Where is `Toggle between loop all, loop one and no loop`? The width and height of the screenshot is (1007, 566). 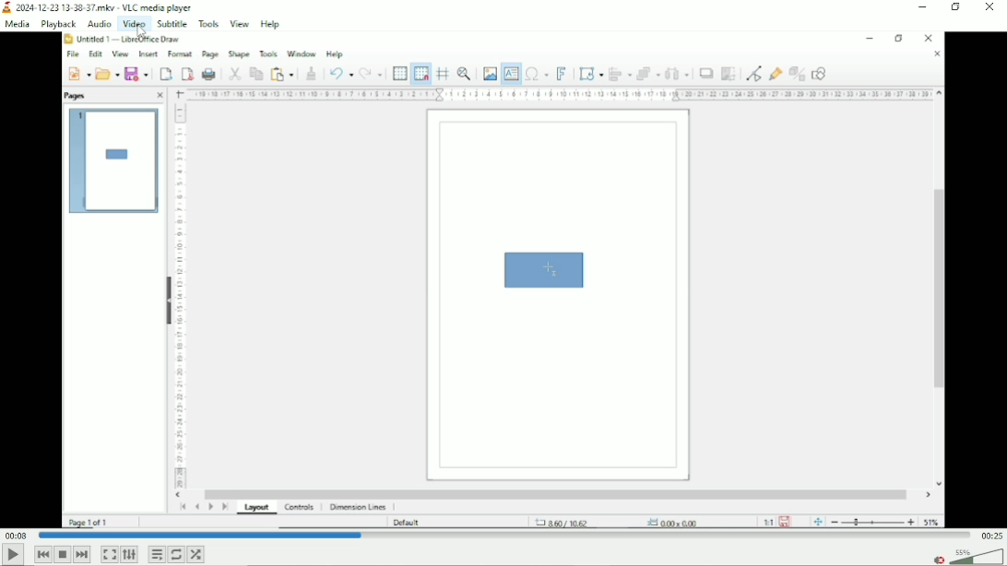
Toggle between loop all, loop one and no loop is located at coordinates (175, 555).